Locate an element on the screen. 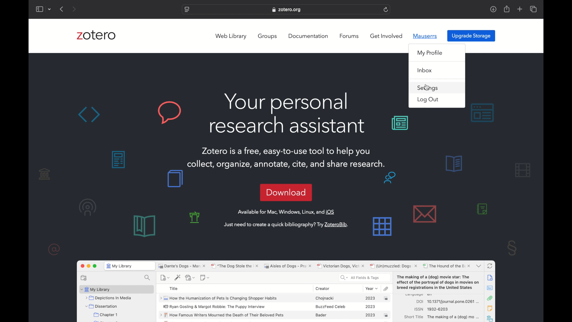 This screenshot has height=322, width=572. forums is located at coordinates (349, 36).